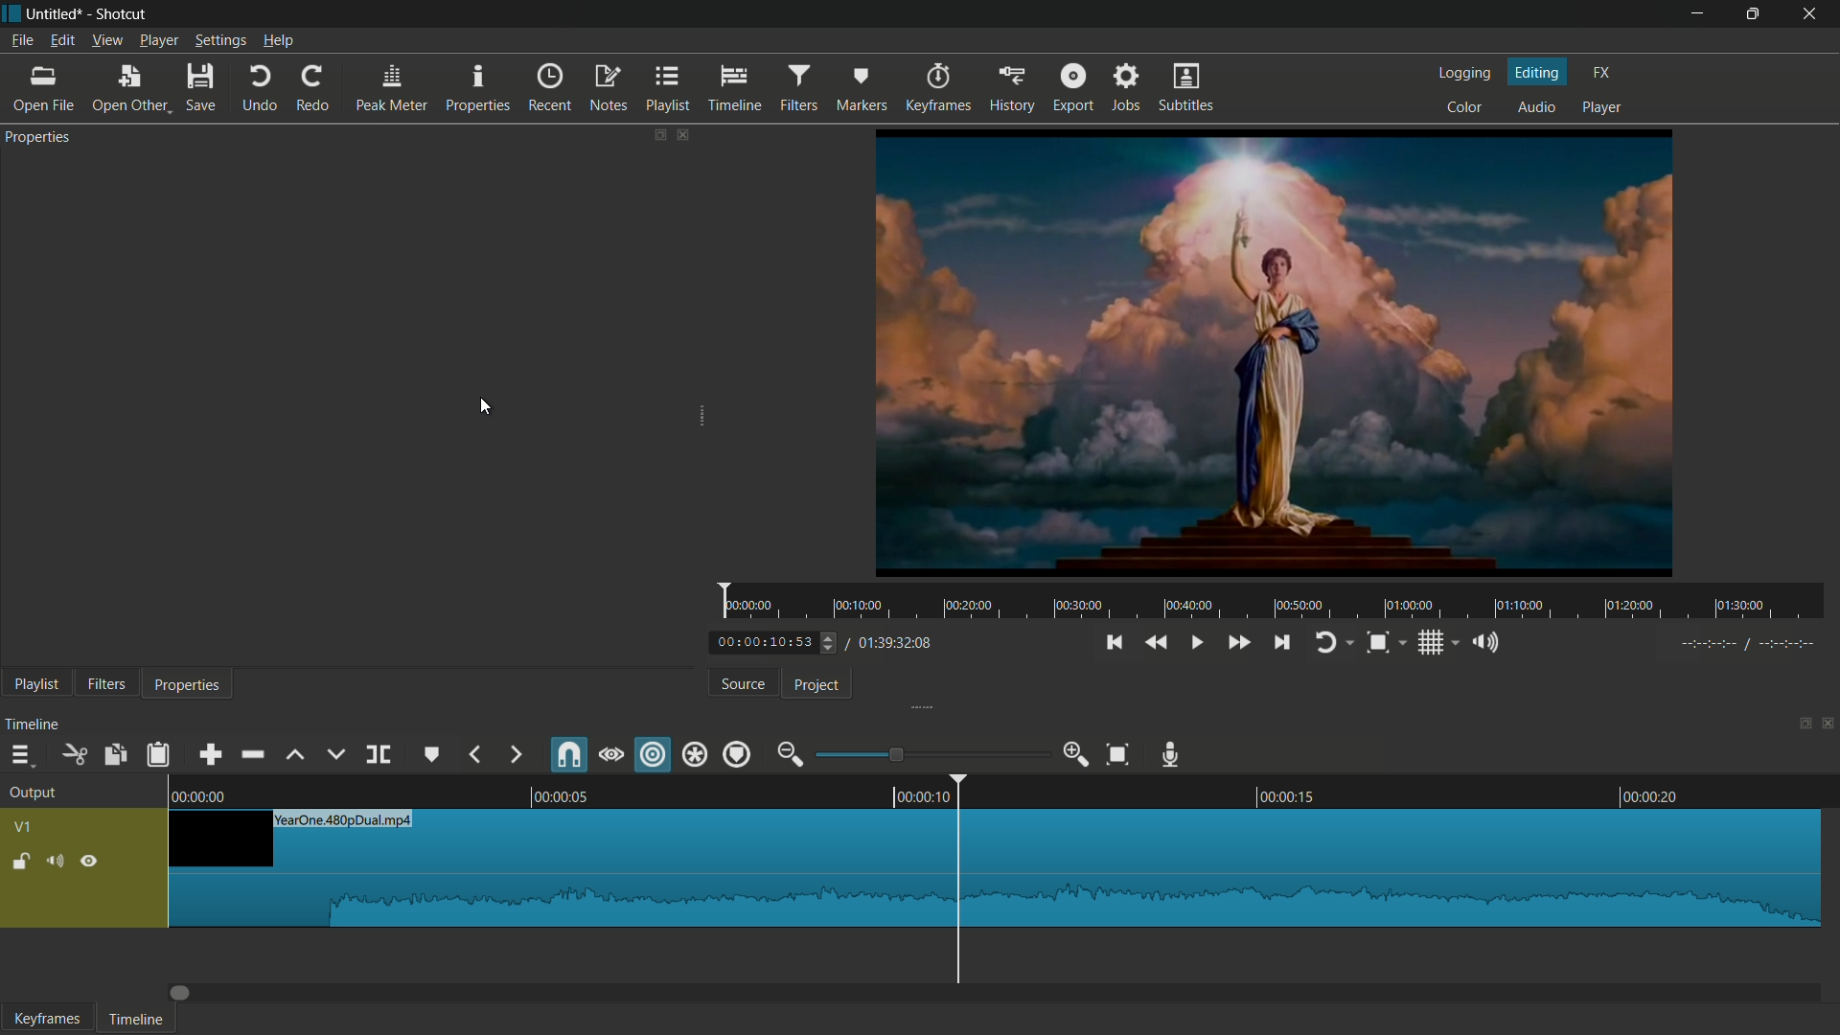  I want to click on lock, so click(19, 862).